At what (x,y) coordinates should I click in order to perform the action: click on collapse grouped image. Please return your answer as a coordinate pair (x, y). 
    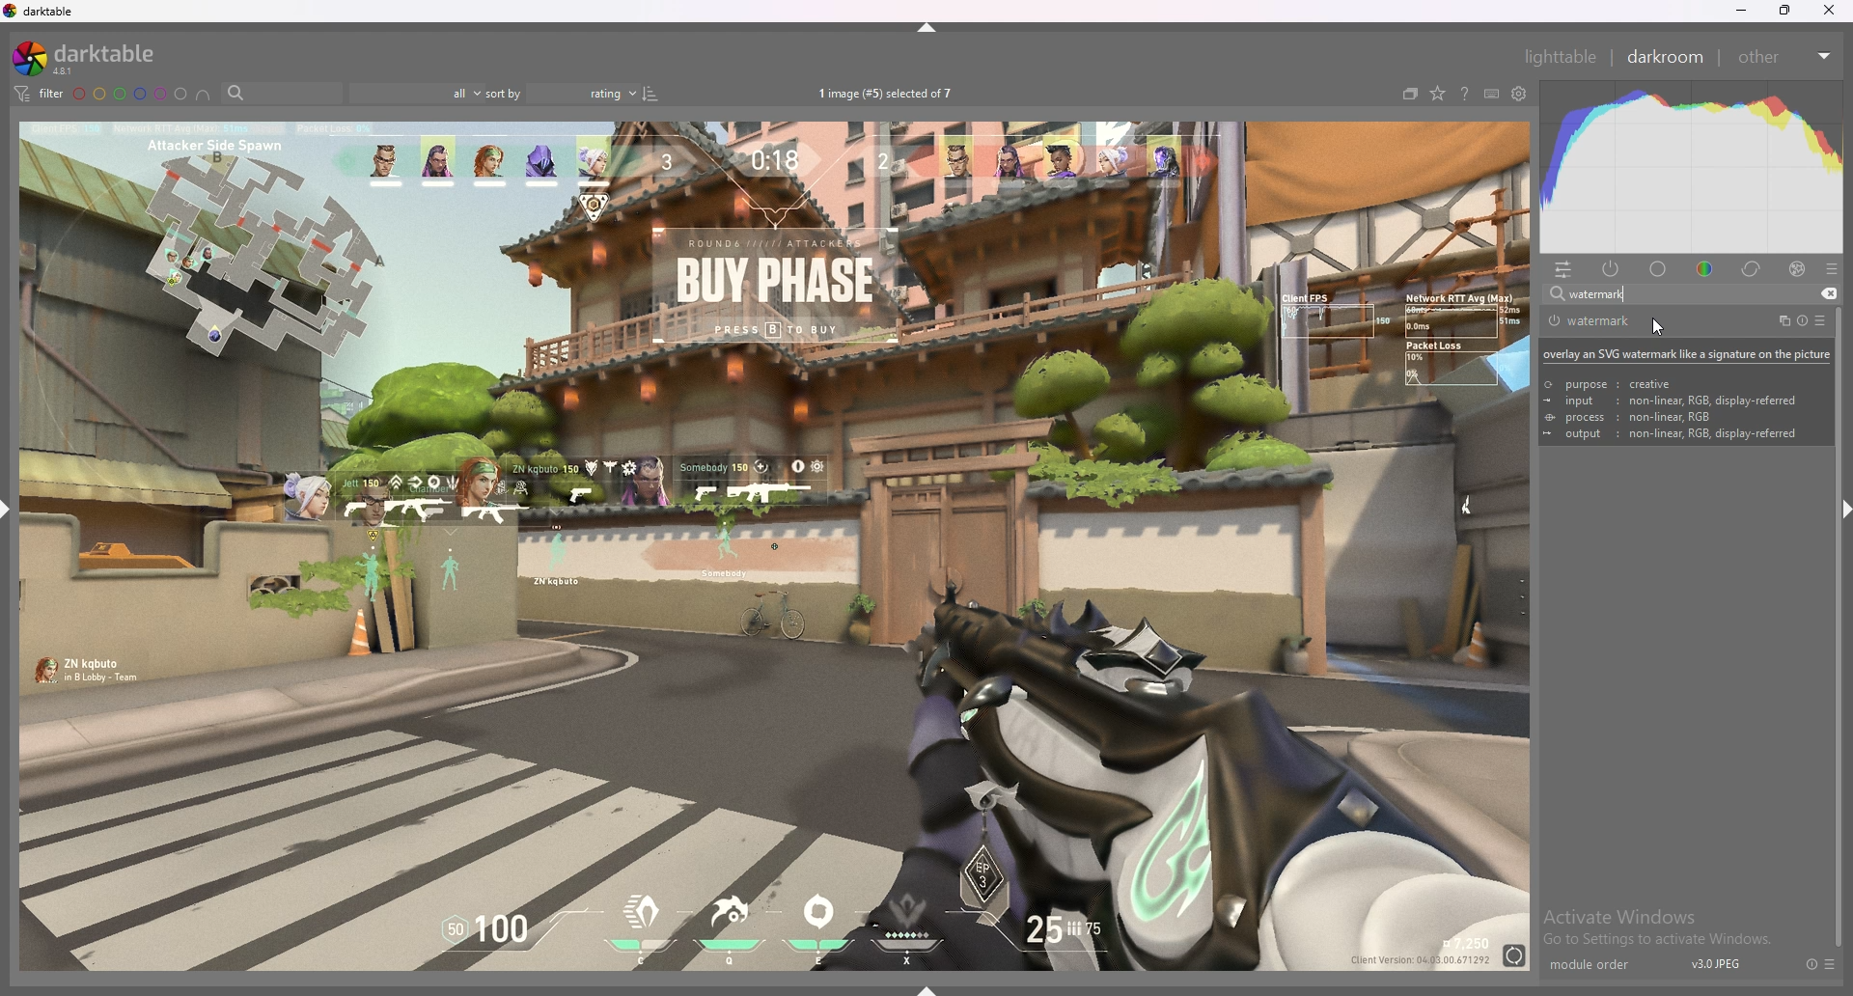
    Looking at the image, I should click on (1410, 94).